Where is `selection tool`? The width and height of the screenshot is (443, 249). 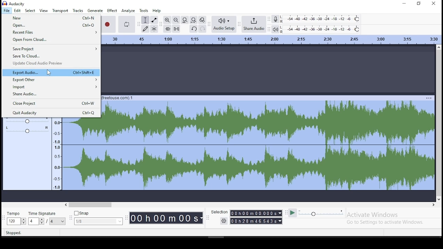
selection tool is located at coordinates (145, 20).